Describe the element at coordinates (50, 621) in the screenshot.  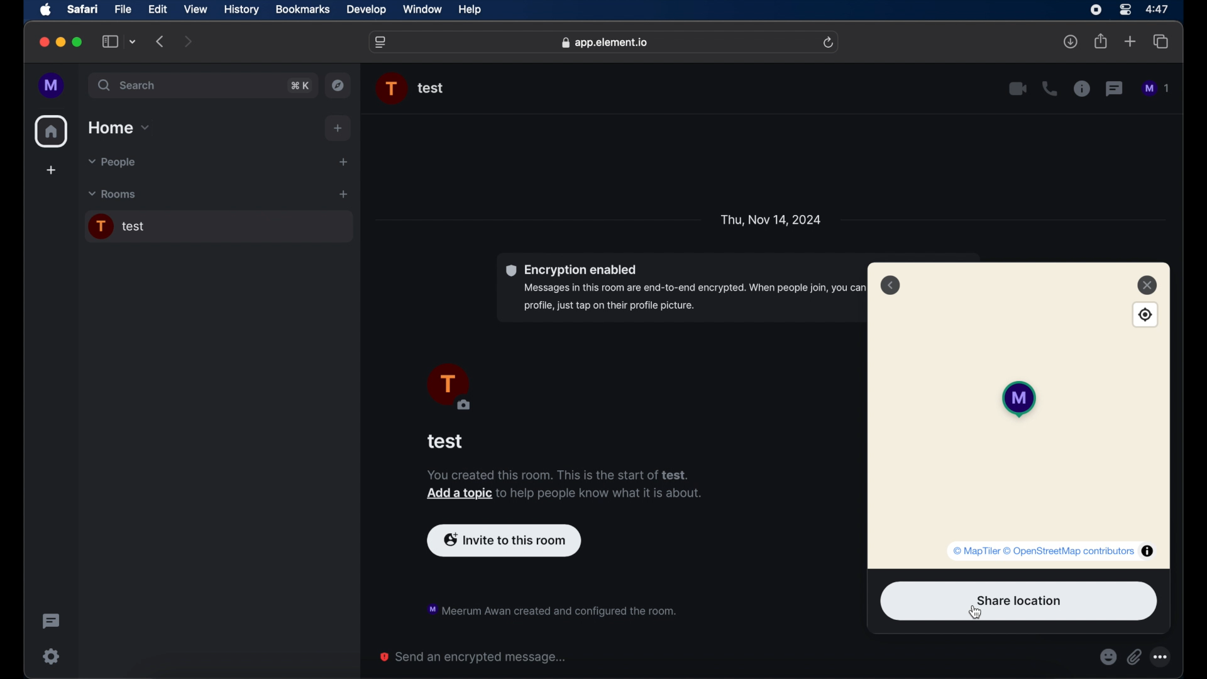
I see `threading activity` at that location.